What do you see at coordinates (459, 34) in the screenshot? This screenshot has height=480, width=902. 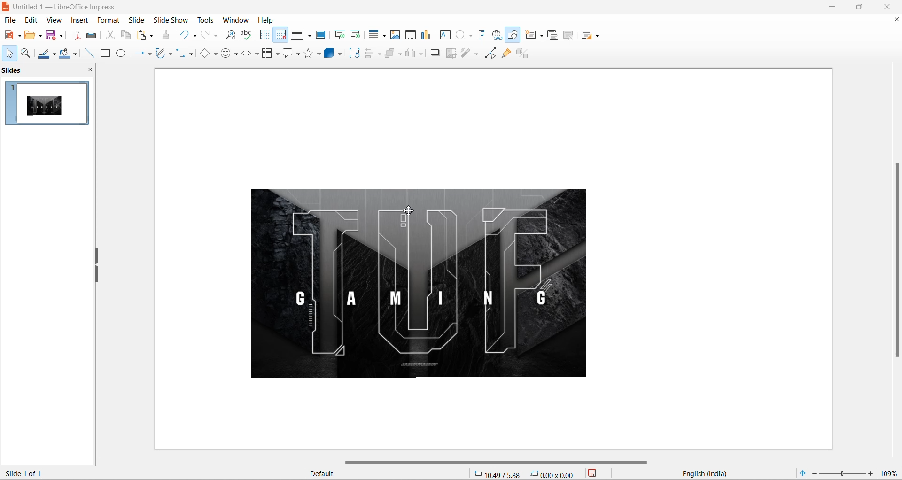 I see `insert special characters` at bounding box center [459, 34].